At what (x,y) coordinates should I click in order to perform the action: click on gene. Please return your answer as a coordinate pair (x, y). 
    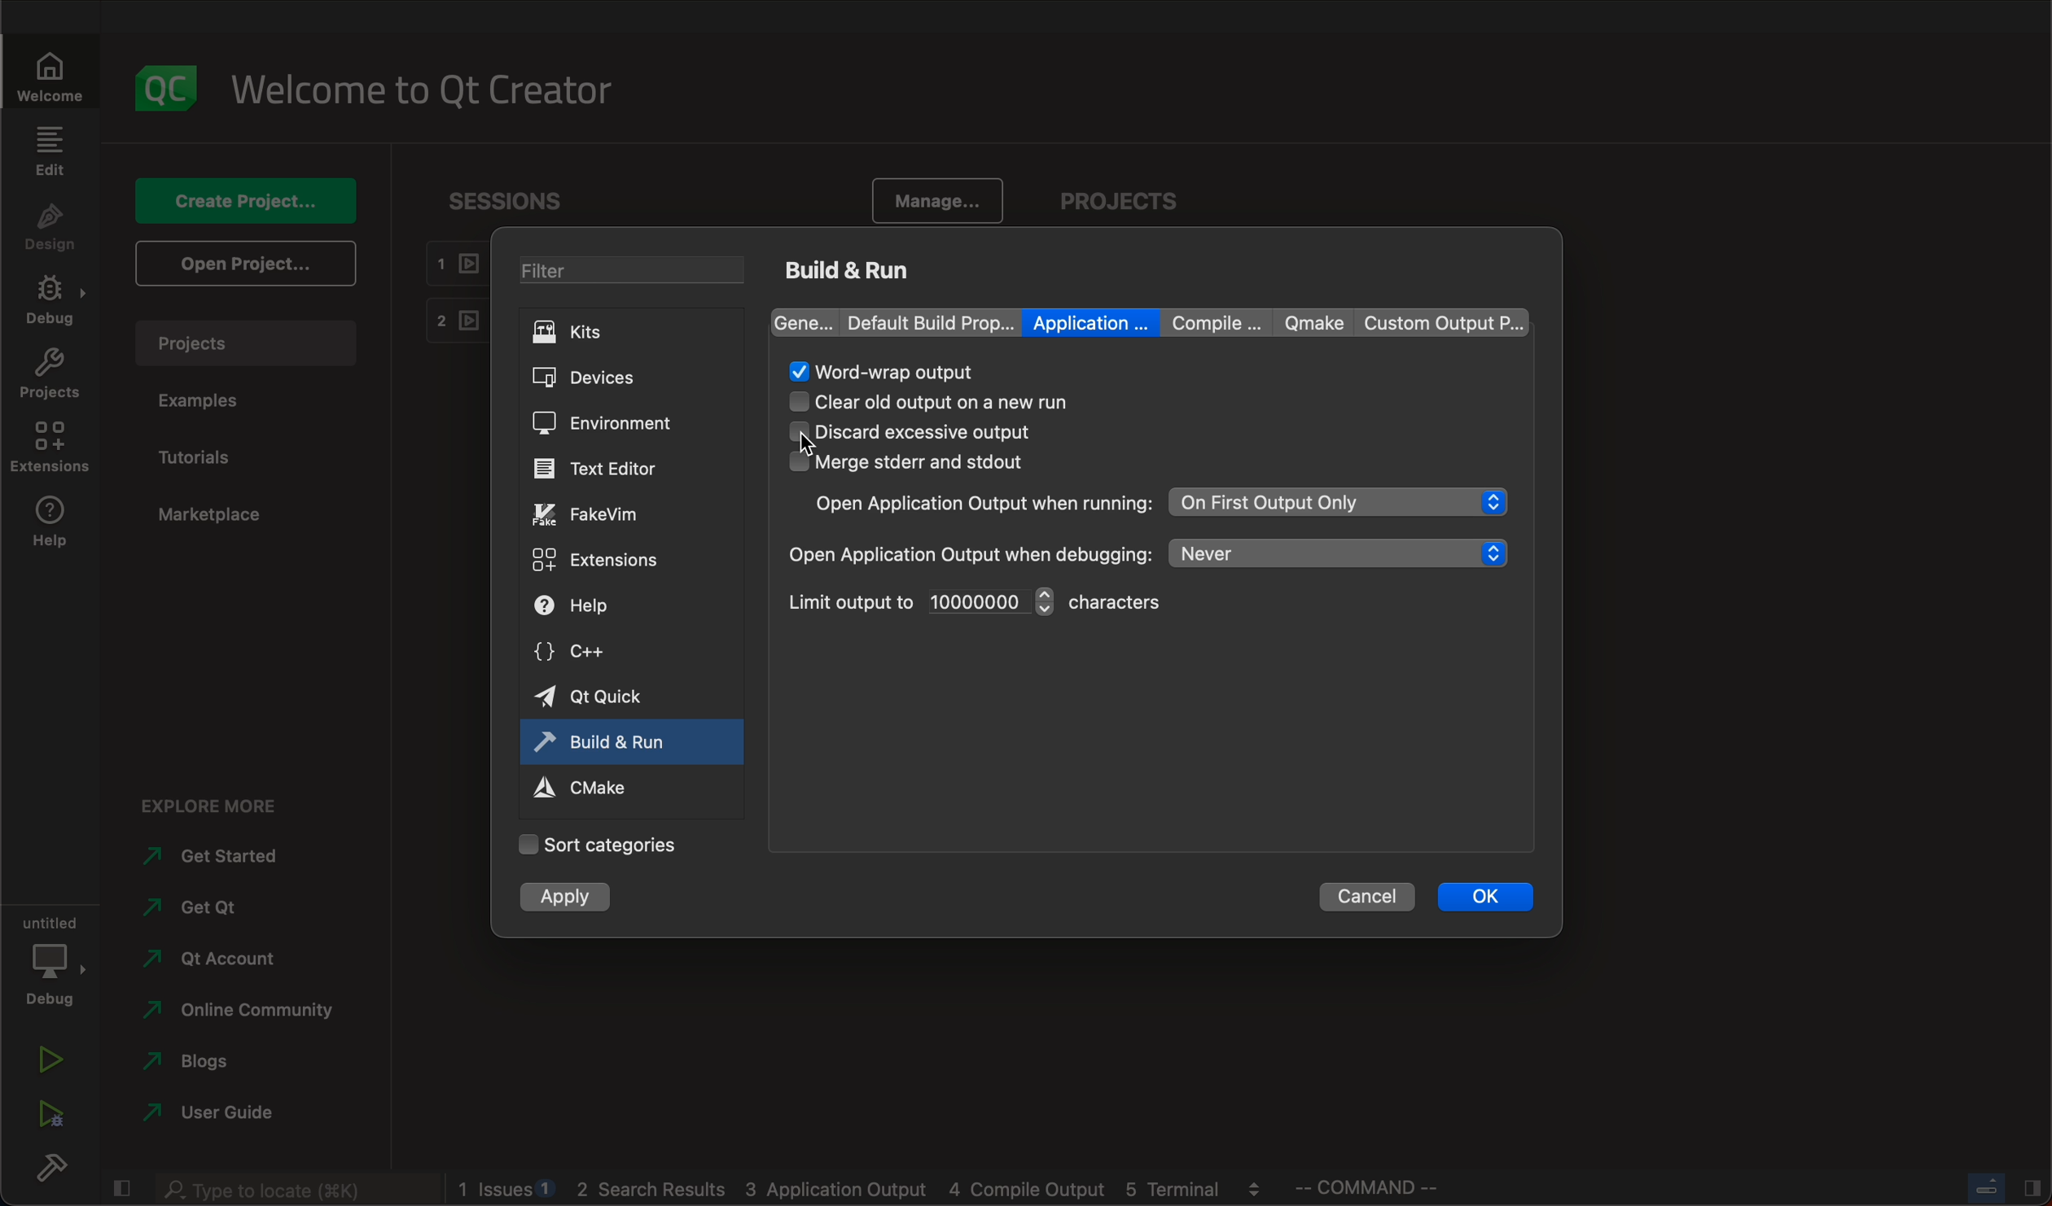
    Looking at the image, I should click on (805, 321).